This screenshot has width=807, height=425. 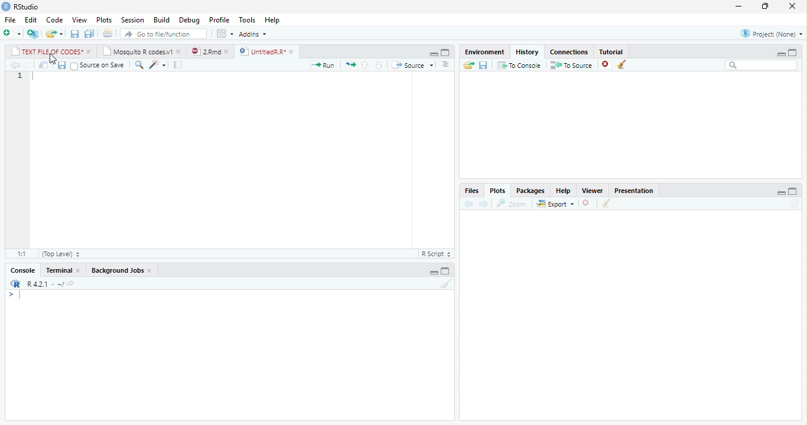 I want to click on options, so click(x=224, y=34).